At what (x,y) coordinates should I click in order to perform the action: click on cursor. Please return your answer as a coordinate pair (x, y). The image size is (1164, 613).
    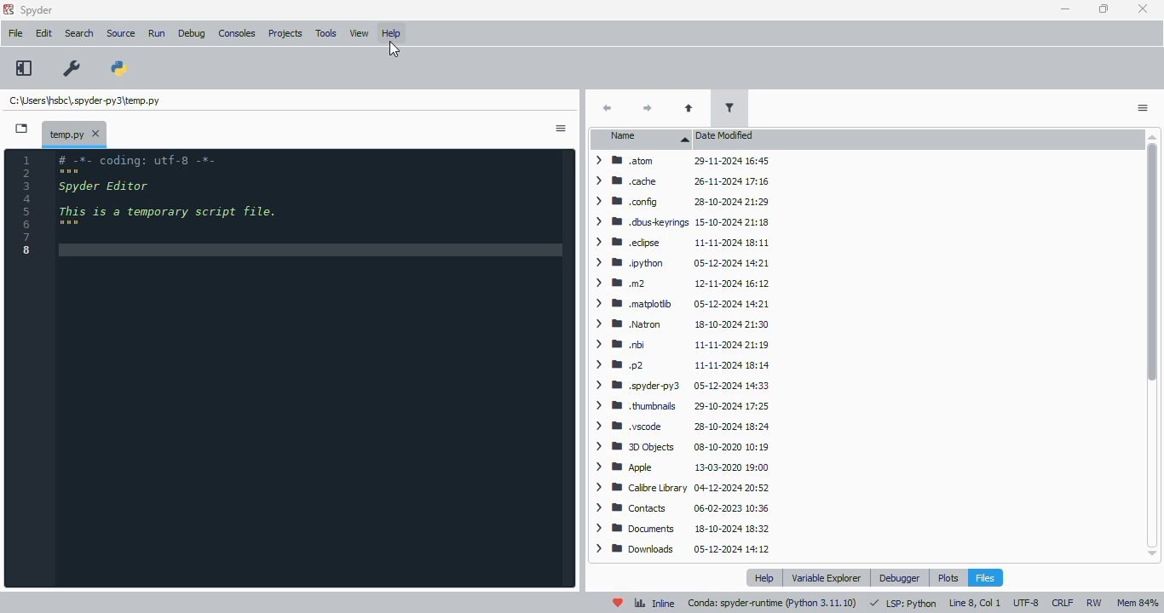
    Looking at the image, I should click on (395, 50).